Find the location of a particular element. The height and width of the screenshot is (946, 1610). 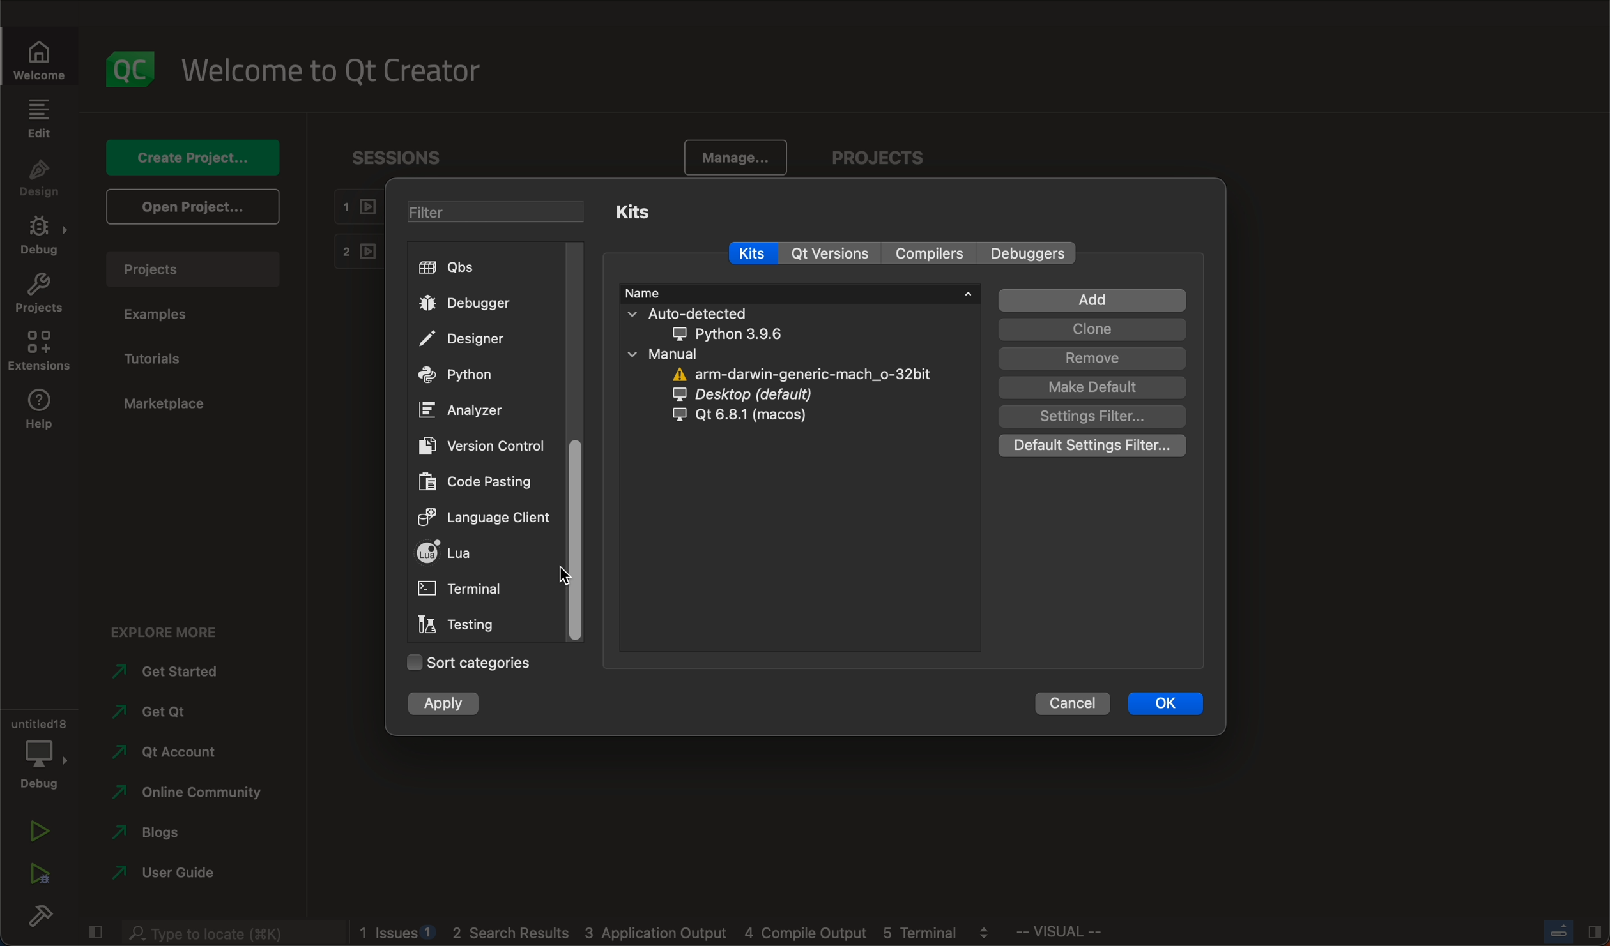

version is located at coordinates (489, 444).